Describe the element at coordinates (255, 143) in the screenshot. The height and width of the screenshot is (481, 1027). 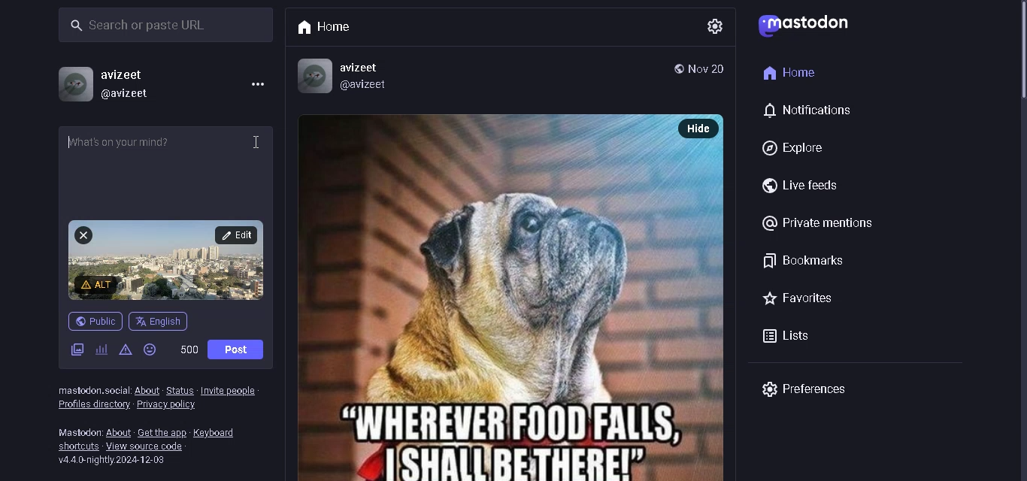
I see `Cursor` at that location.